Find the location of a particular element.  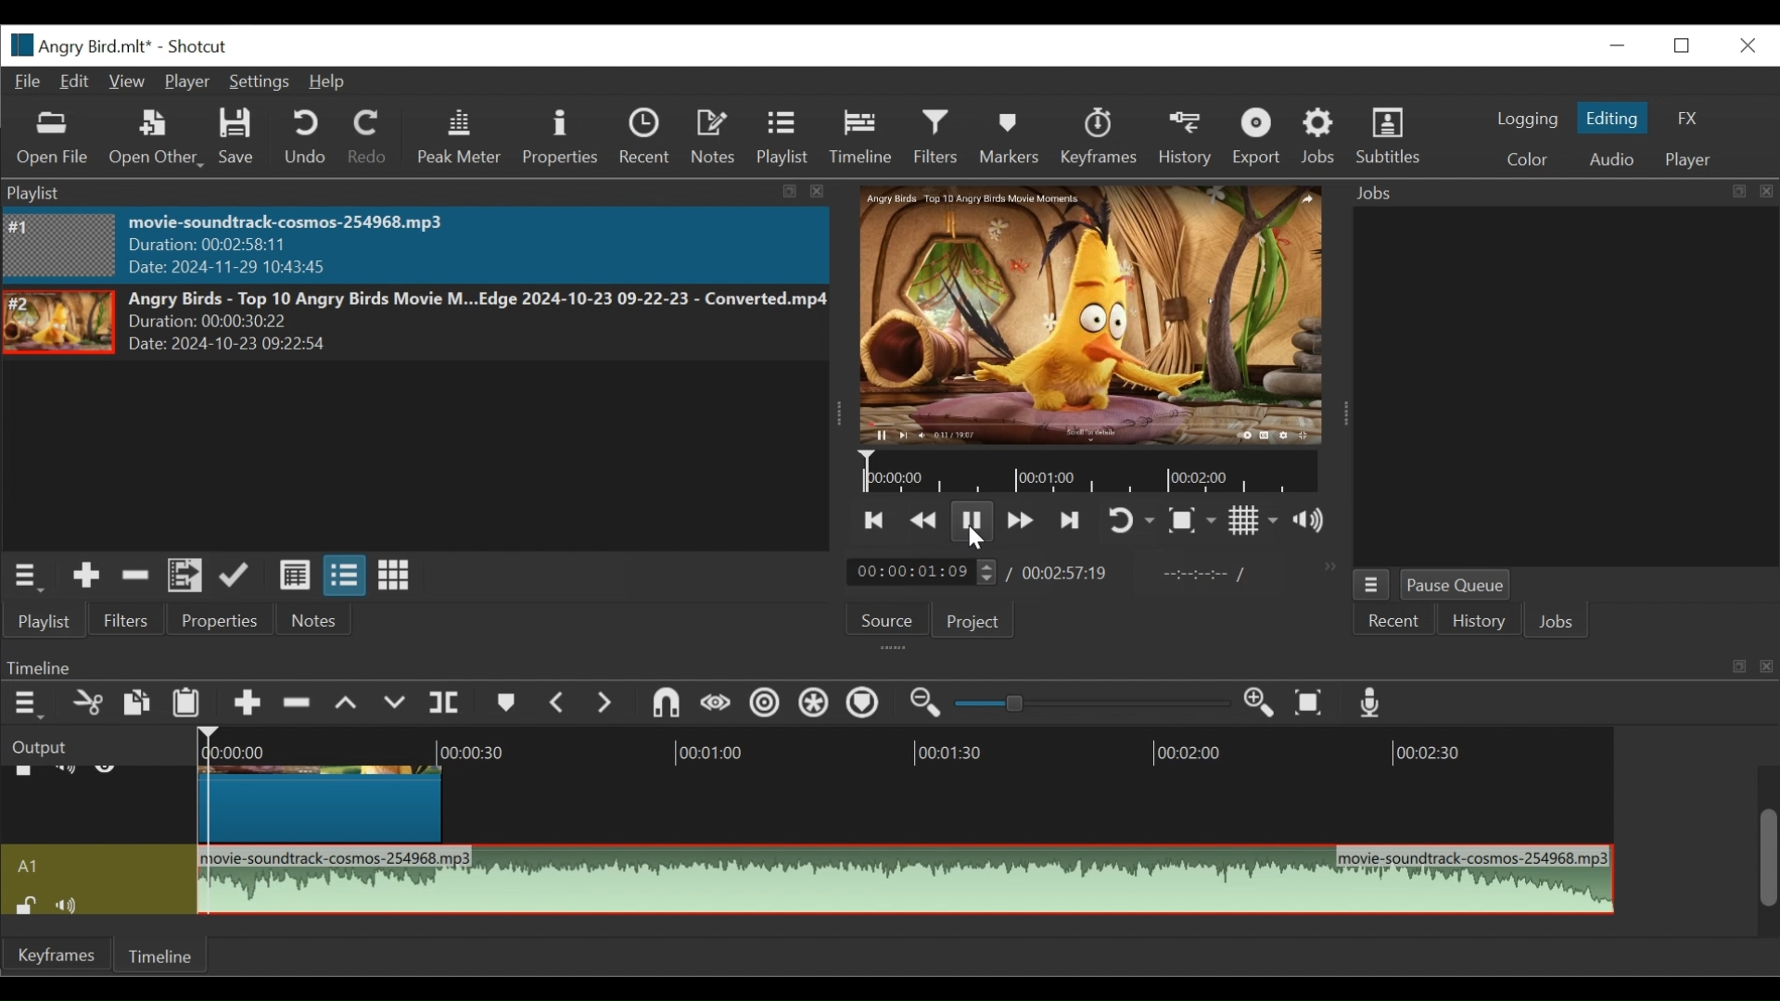

Play quickly backward is located at coordinates (926, 521).